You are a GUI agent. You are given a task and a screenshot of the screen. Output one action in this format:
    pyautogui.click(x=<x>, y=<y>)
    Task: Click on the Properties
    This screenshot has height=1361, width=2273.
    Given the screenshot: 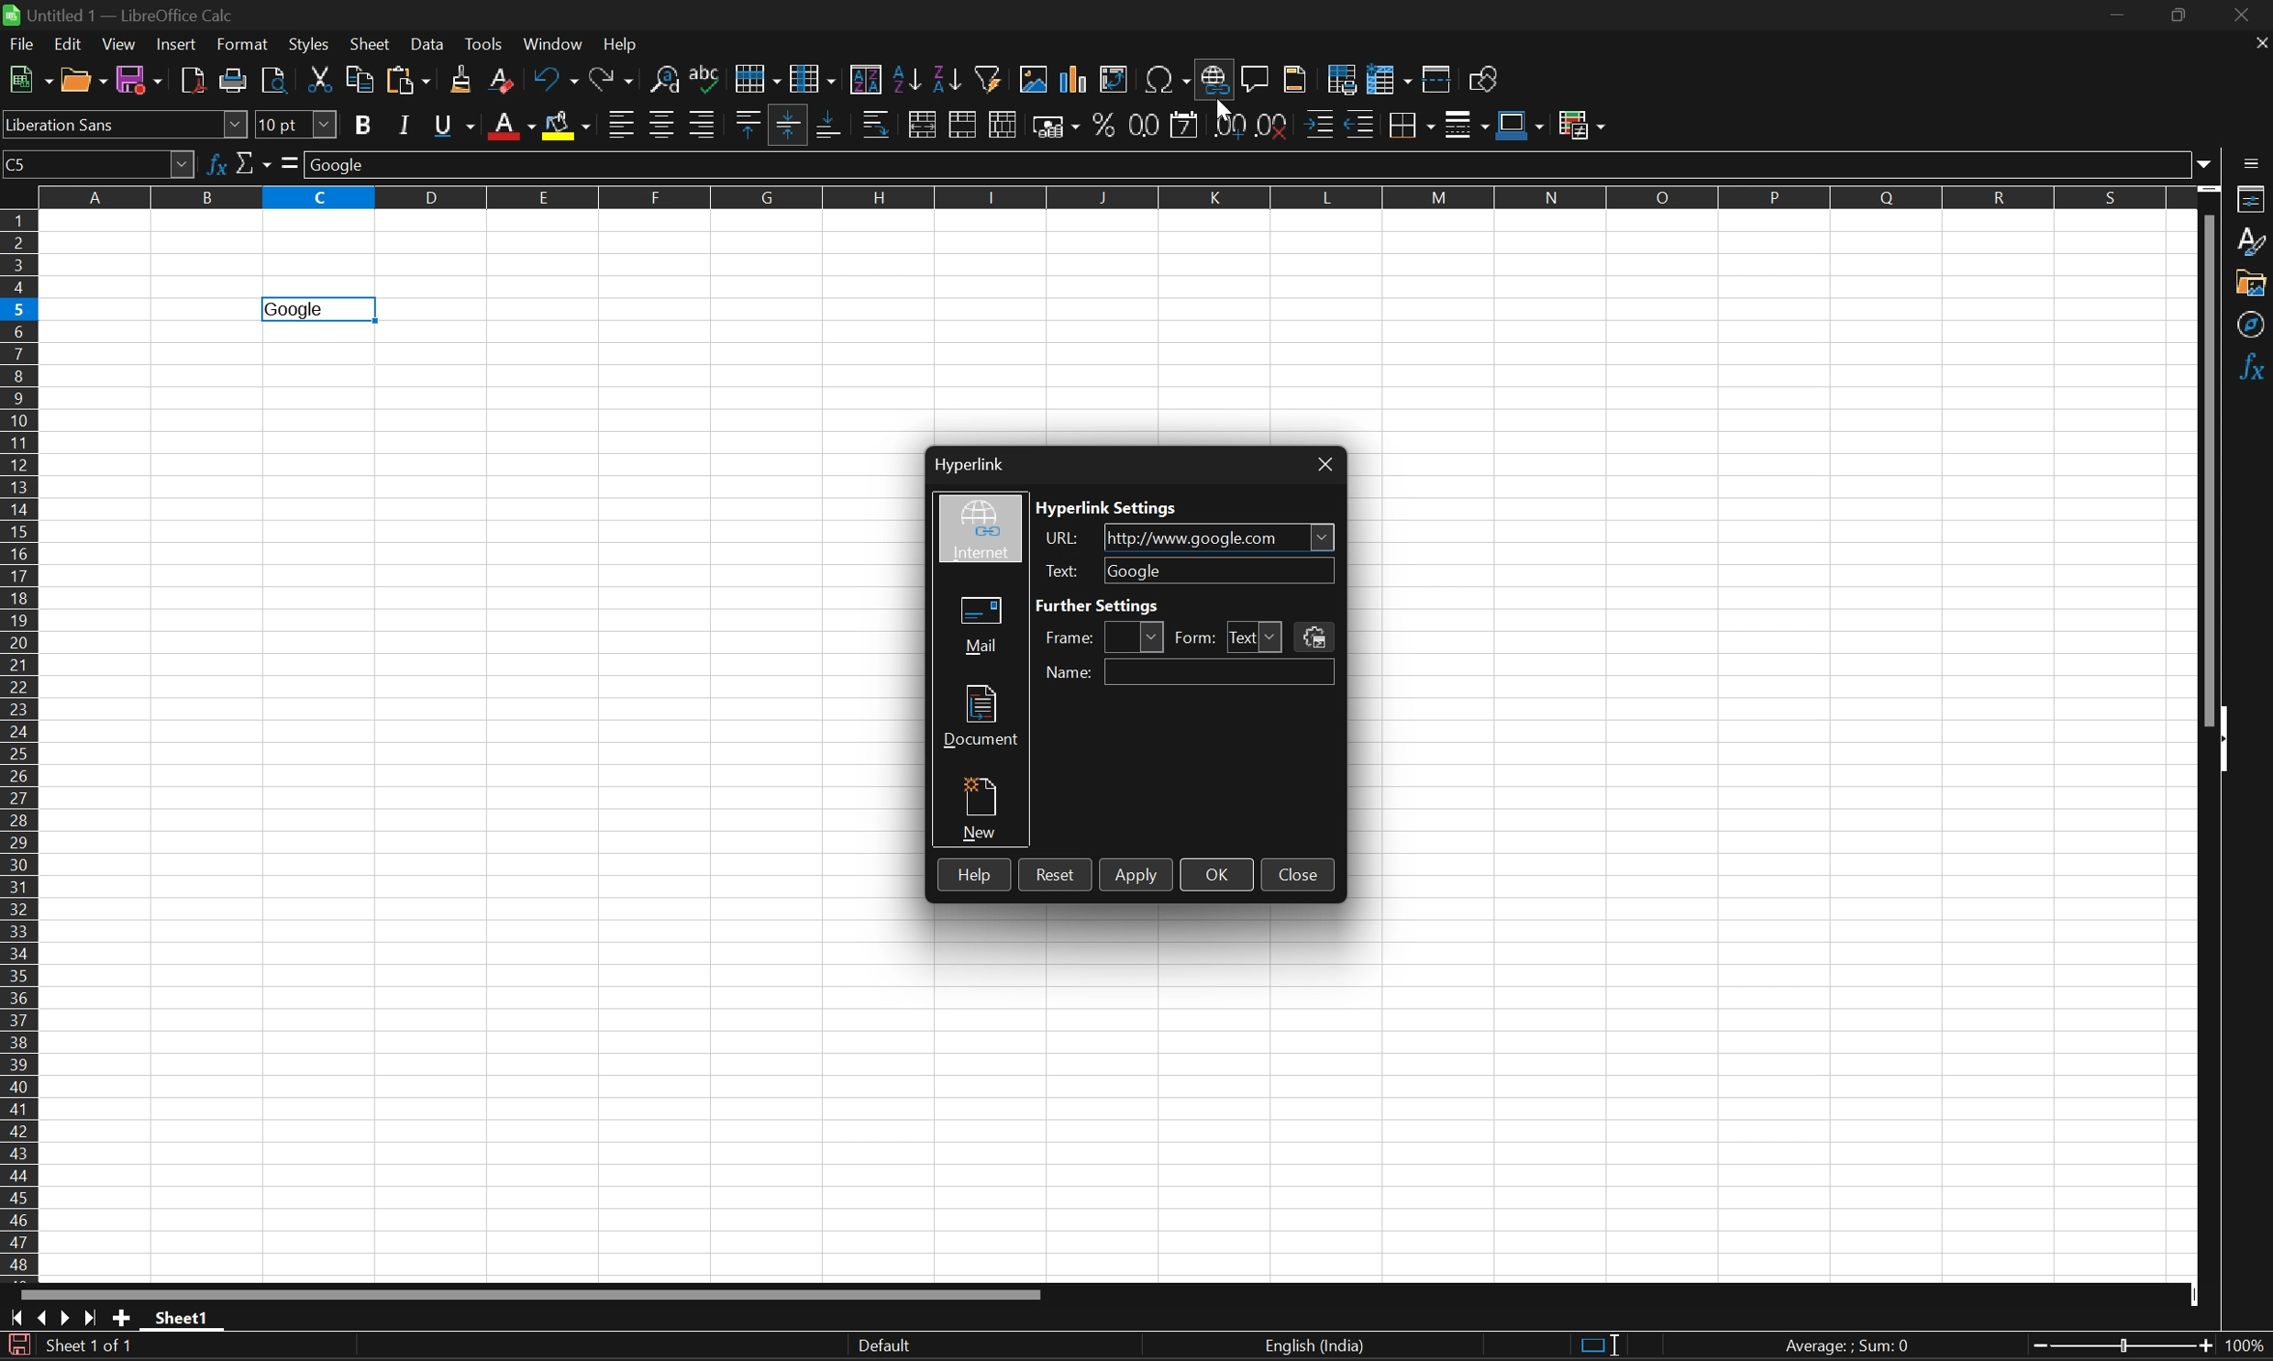 What is the action you would take?
    pyautogui.click(x=2253, y=199)
    